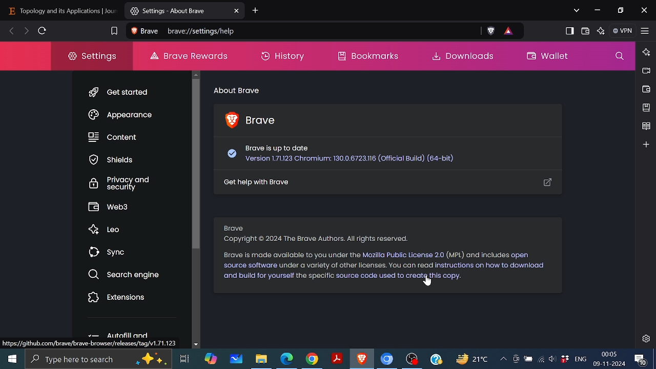  What do you see at coordinates (121, 336) in the screenshot?
I see `Autofill and passwords` at bounding box center [121, 336].